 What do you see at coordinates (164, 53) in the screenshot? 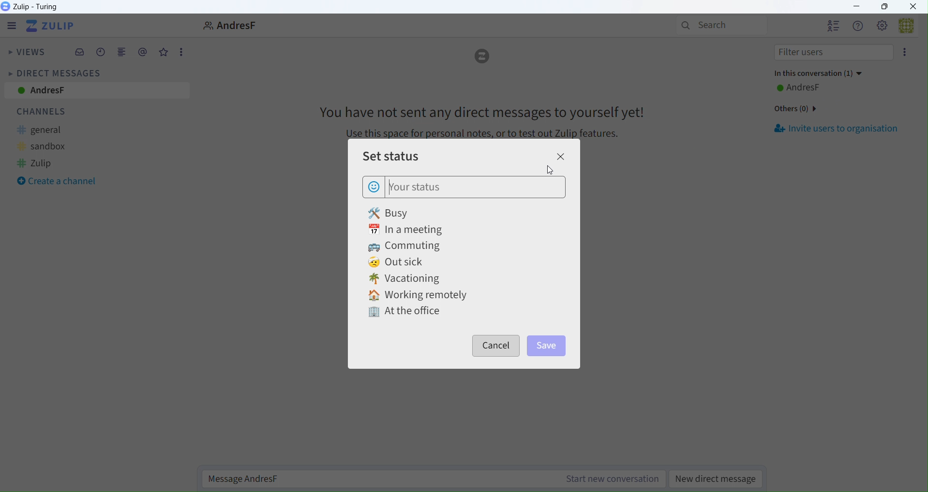
I see `Favourites` at bounding box center [164, 53].